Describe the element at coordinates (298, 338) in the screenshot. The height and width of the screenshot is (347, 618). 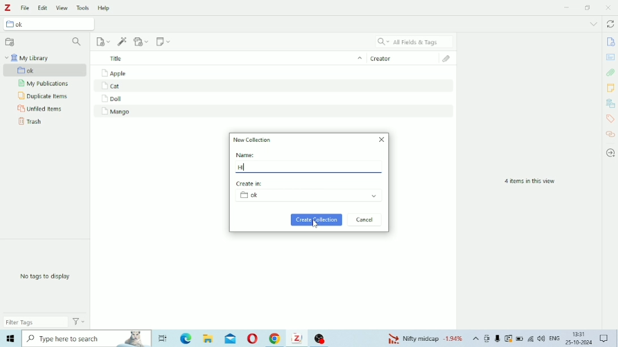
I see `Zotero` at that location.